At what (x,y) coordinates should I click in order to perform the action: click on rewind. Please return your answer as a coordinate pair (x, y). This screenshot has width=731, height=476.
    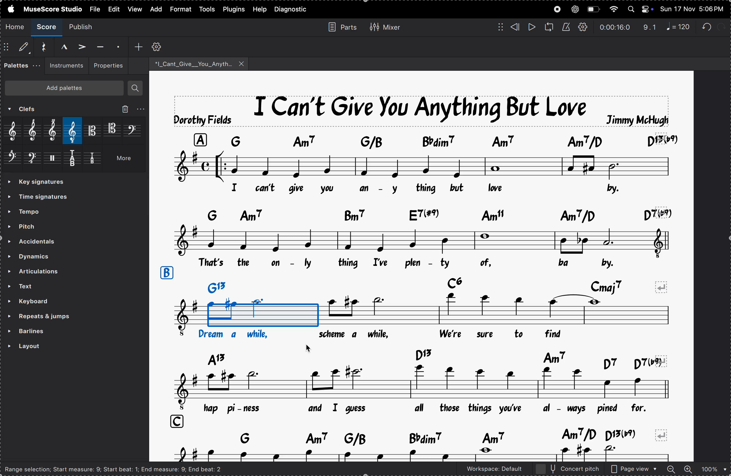
    Looking at the image, I should click on (515, 27).